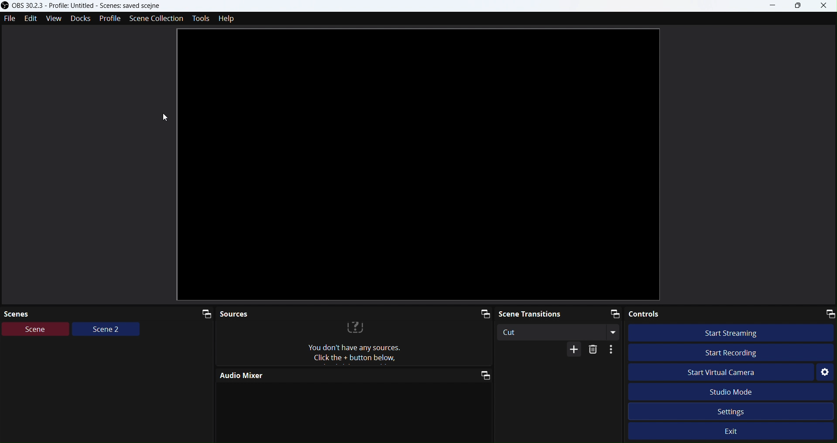  Describe the element at coordinates (733, 412) in the screenshot. I see `Settings` at that location.